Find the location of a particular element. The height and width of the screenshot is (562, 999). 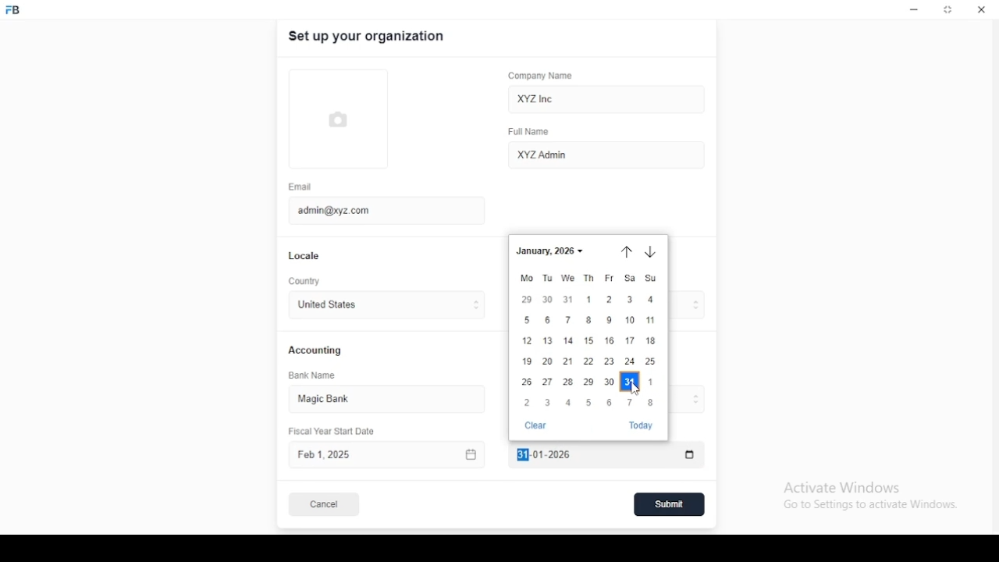

bank name is located at coordinates (313, 375).